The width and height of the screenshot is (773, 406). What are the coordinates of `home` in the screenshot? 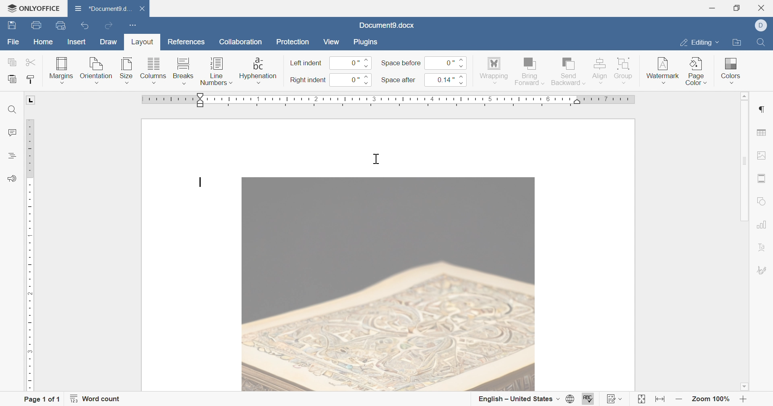 It's located at (43, 43).